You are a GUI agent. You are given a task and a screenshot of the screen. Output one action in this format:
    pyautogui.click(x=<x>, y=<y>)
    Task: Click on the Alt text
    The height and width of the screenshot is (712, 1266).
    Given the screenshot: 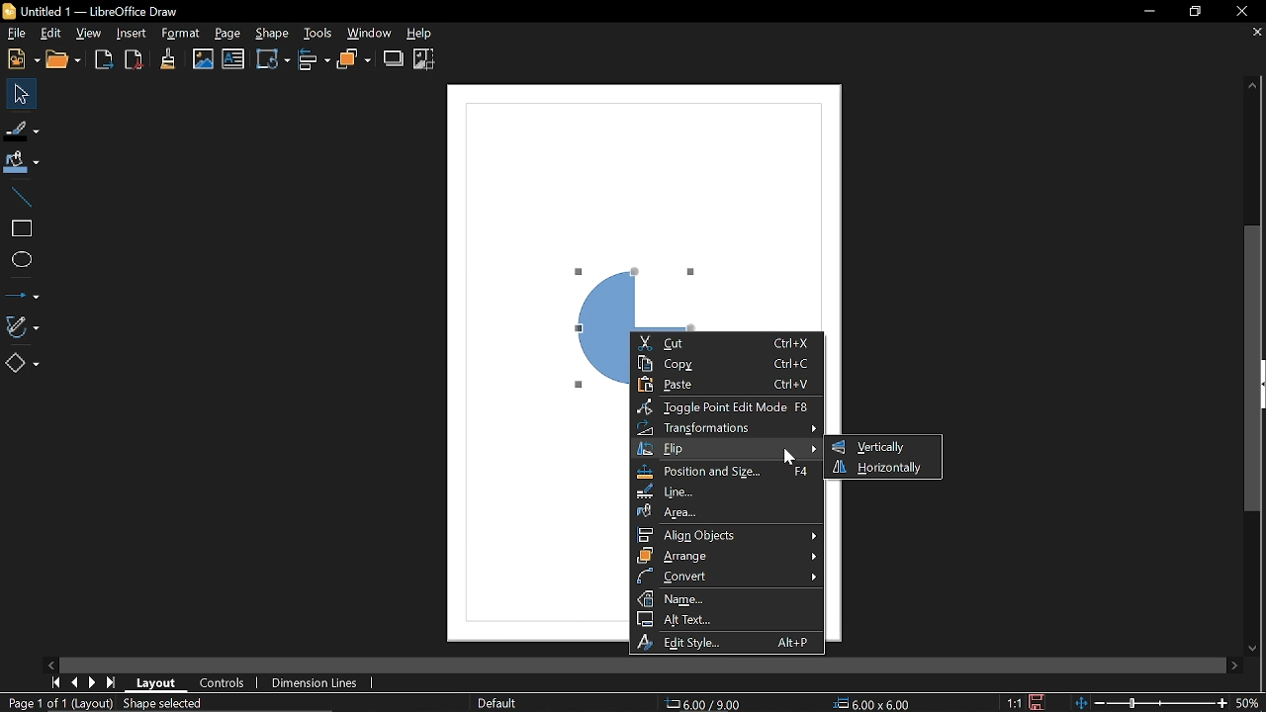 What is the action you would take?
    pyautogui.click(x=726, y=619)
    